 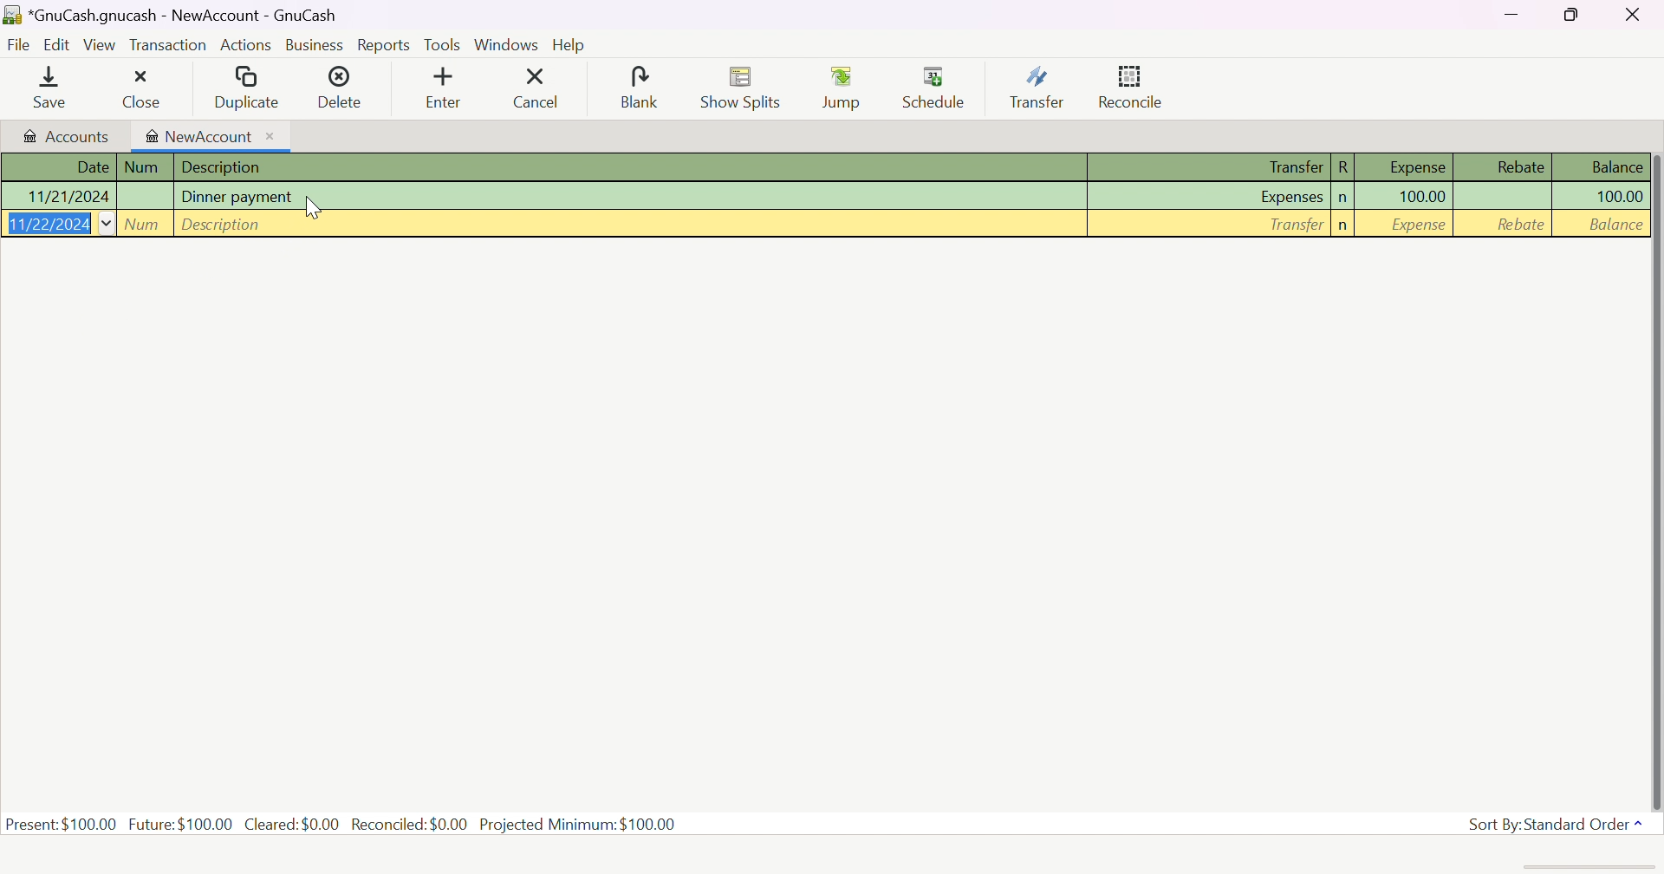 What do you see at coordinates (1284, 166) in the screenshot?
I see `Transfer` at bounding box center [1284, 166].